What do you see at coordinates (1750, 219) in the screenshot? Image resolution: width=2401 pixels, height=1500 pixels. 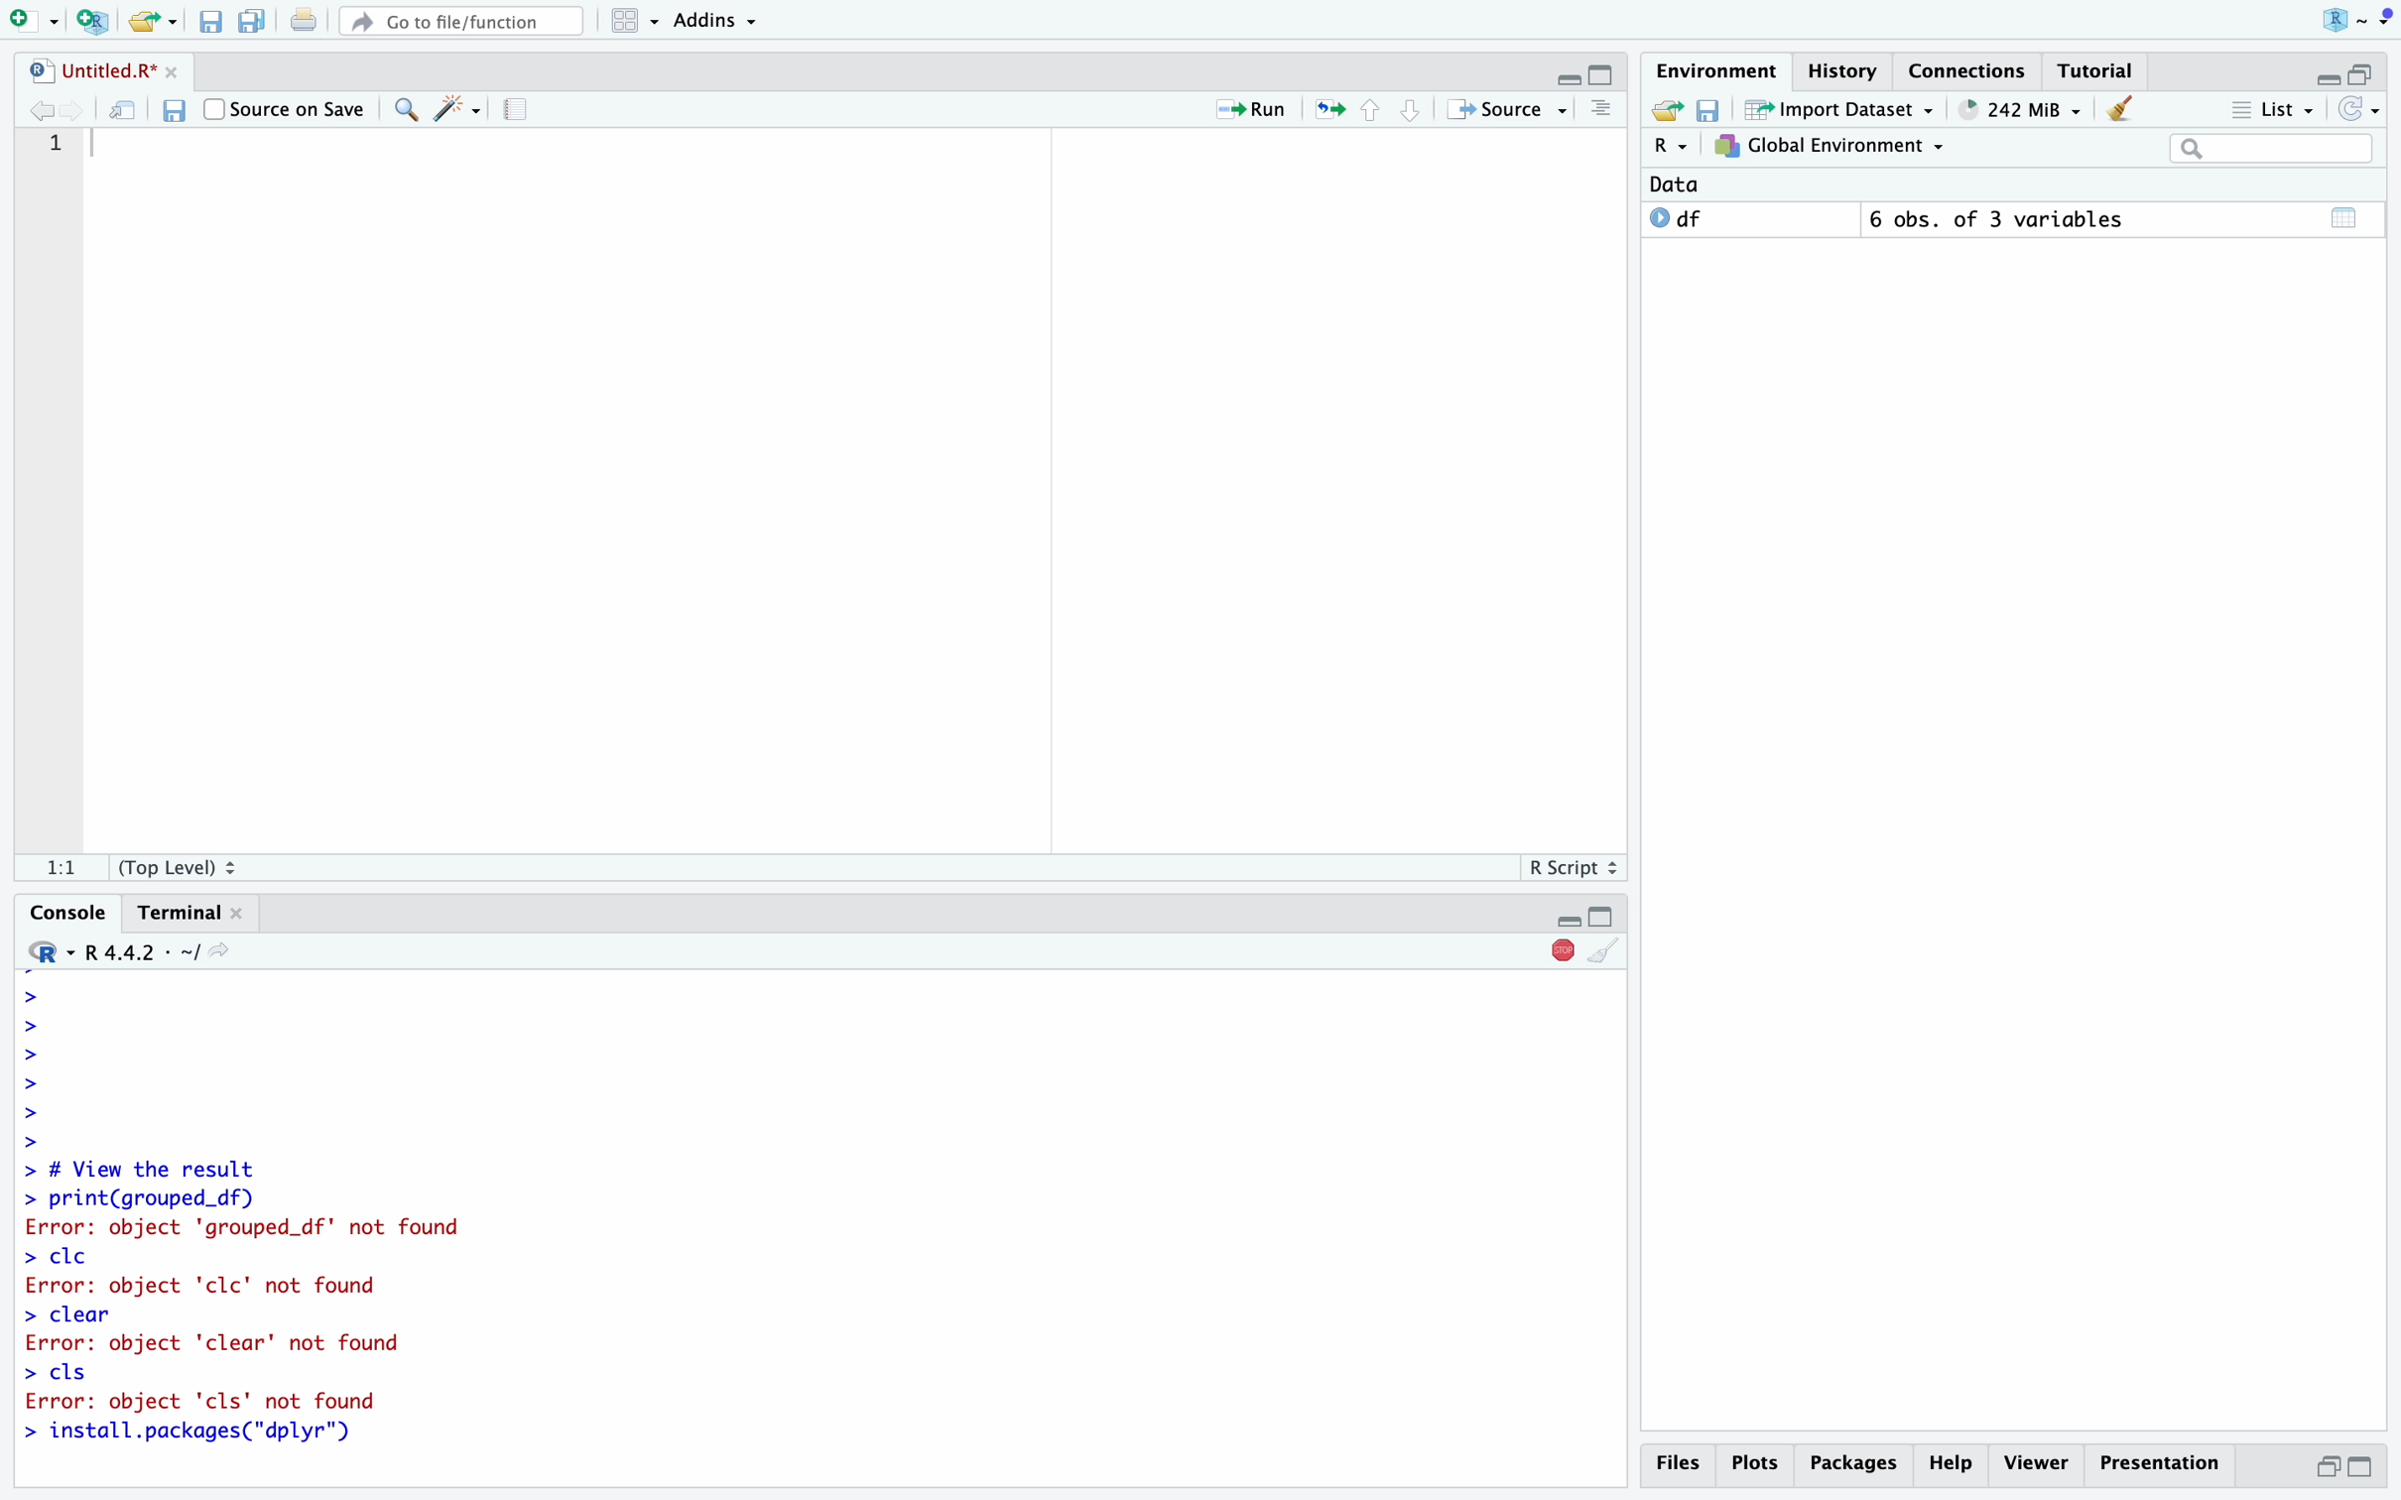 I see `O df` at bounding box center [1750, 219].